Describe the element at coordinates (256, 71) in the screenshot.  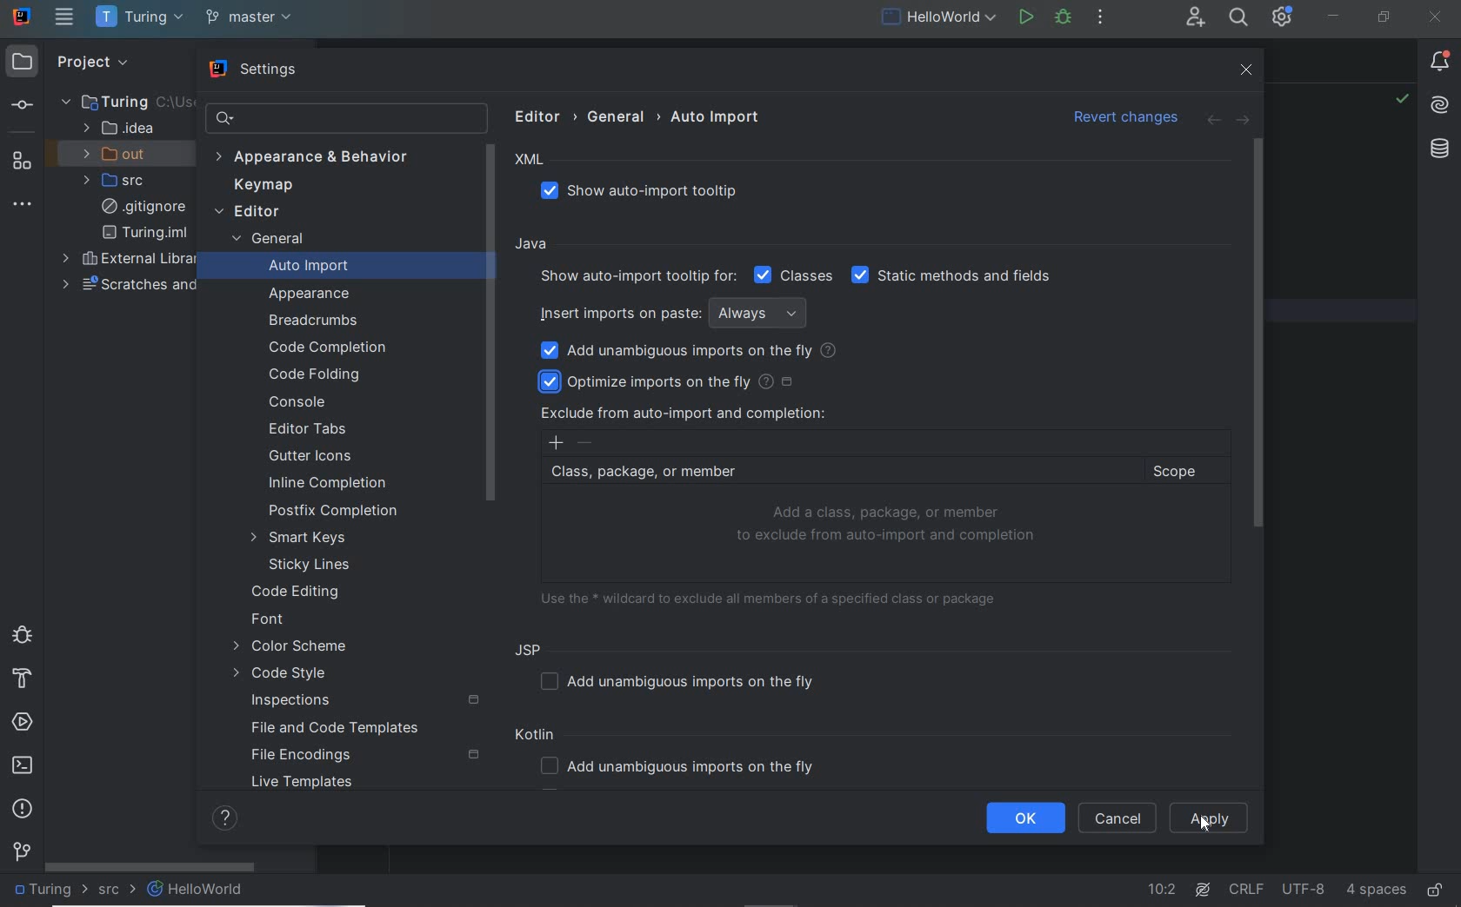
I see `SETTINGS` at that location.